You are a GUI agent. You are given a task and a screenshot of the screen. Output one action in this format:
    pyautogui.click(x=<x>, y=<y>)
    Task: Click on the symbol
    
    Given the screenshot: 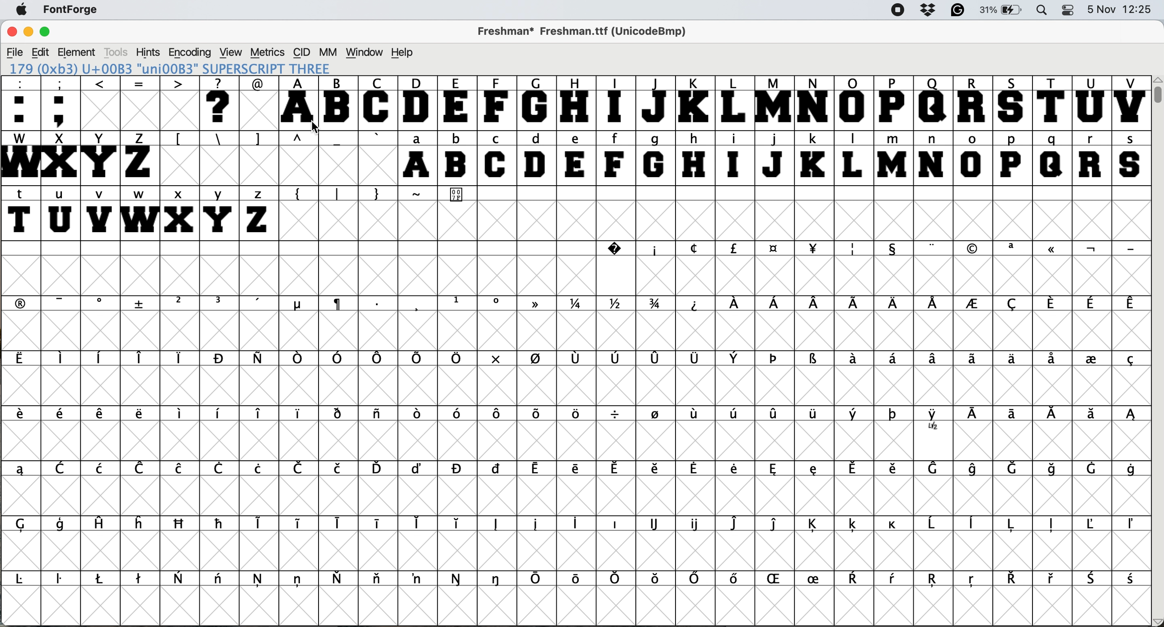 What is the action you would take?
    pyautogui.click(x=539, y=524)
    